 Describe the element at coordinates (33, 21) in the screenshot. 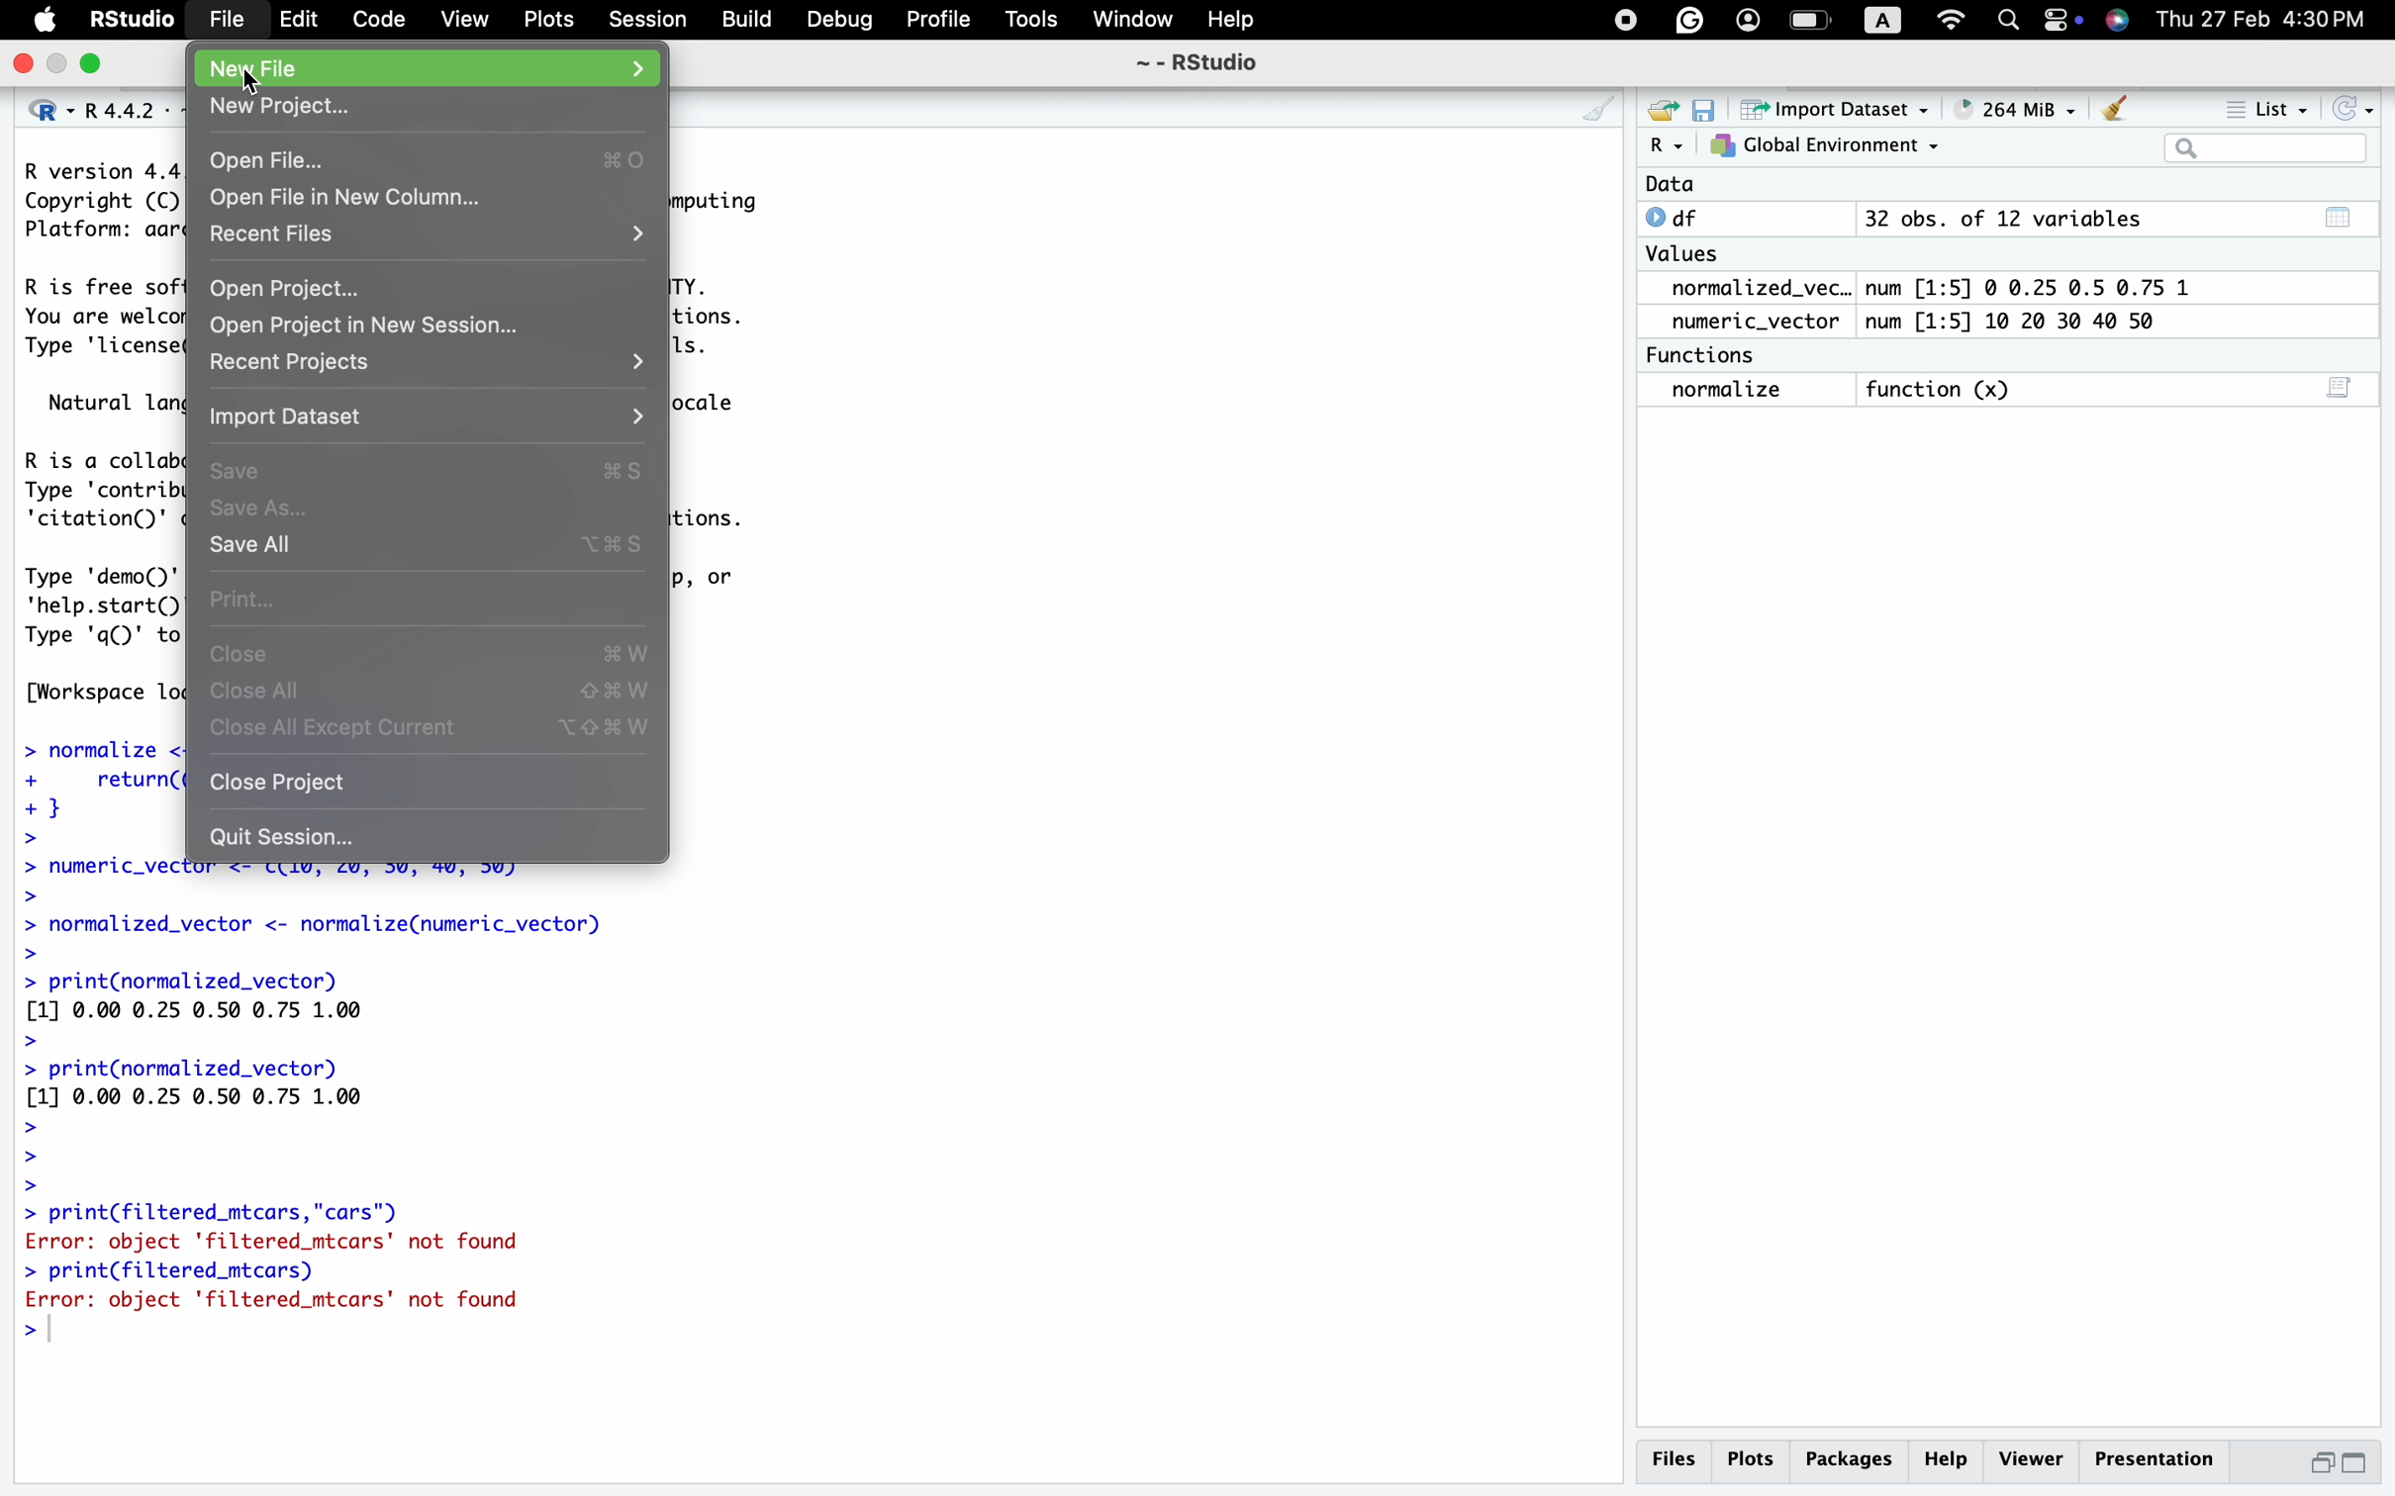

I see `apple logo` at that location.